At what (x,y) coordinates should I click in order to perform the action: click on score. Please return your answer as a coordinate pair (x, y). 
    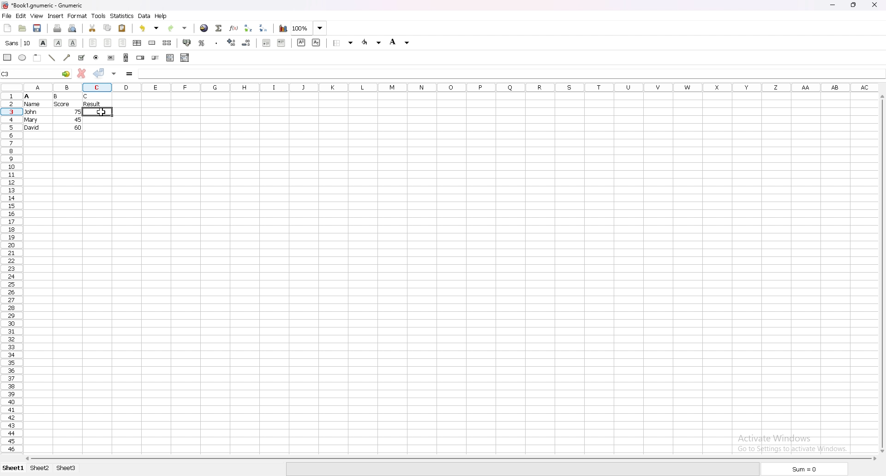
    Looking at the image, I should click on (63, 104).